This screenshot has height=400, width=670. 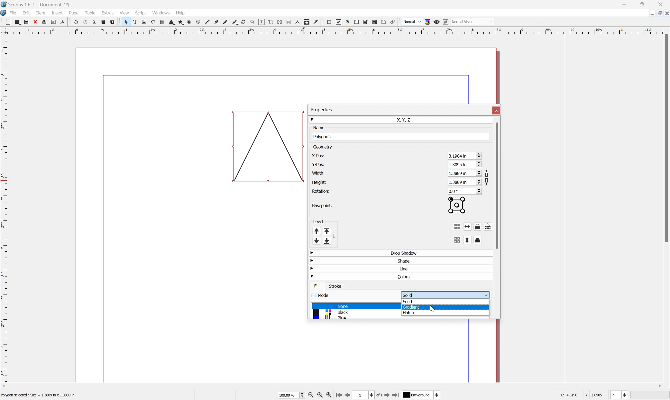 I want to click on Select current page, so click(x=370, y=395).